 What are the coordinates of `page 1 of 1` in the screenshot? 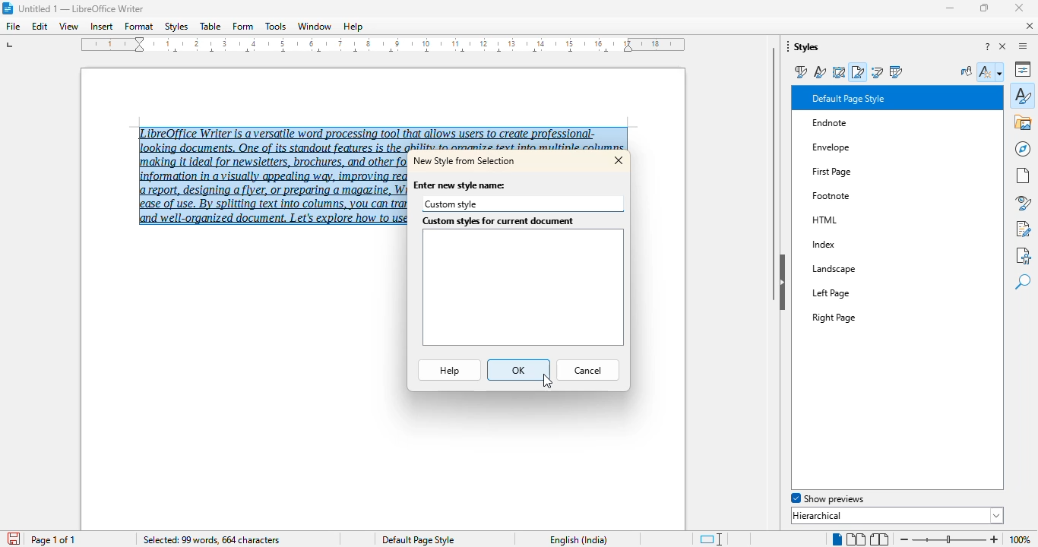 It's located at (54, 540).